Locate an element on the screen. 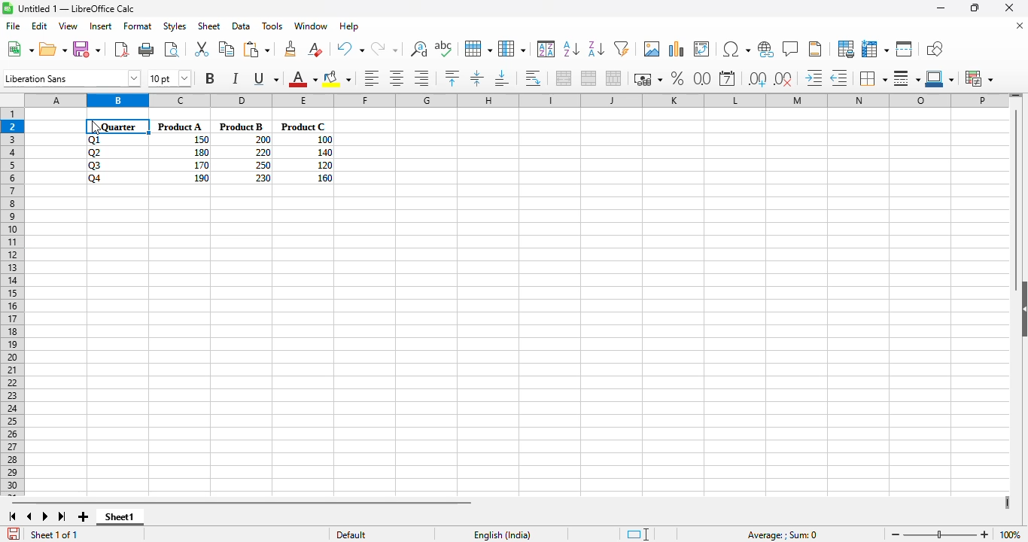 The image size is (1028, 542). insert hyperlink is located at coordinates (766, 50).